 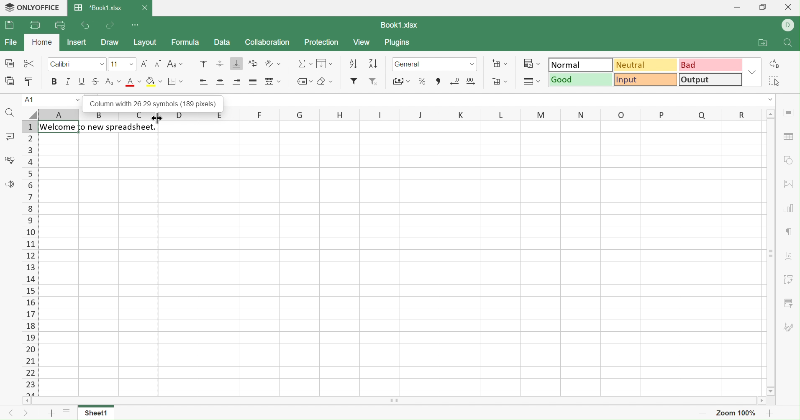 I want to click on Scroll Right, so click(x=764, y=401).